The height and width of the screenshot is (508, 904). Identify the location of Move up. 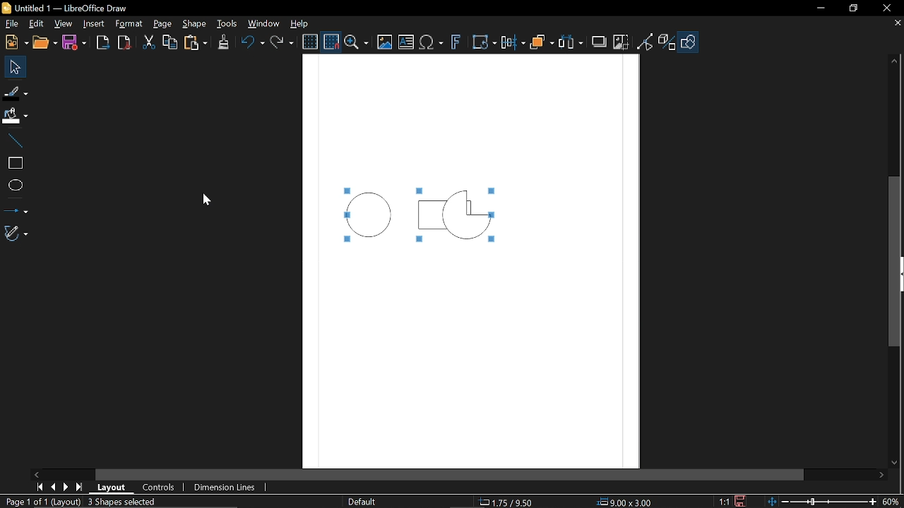
(896, 59).